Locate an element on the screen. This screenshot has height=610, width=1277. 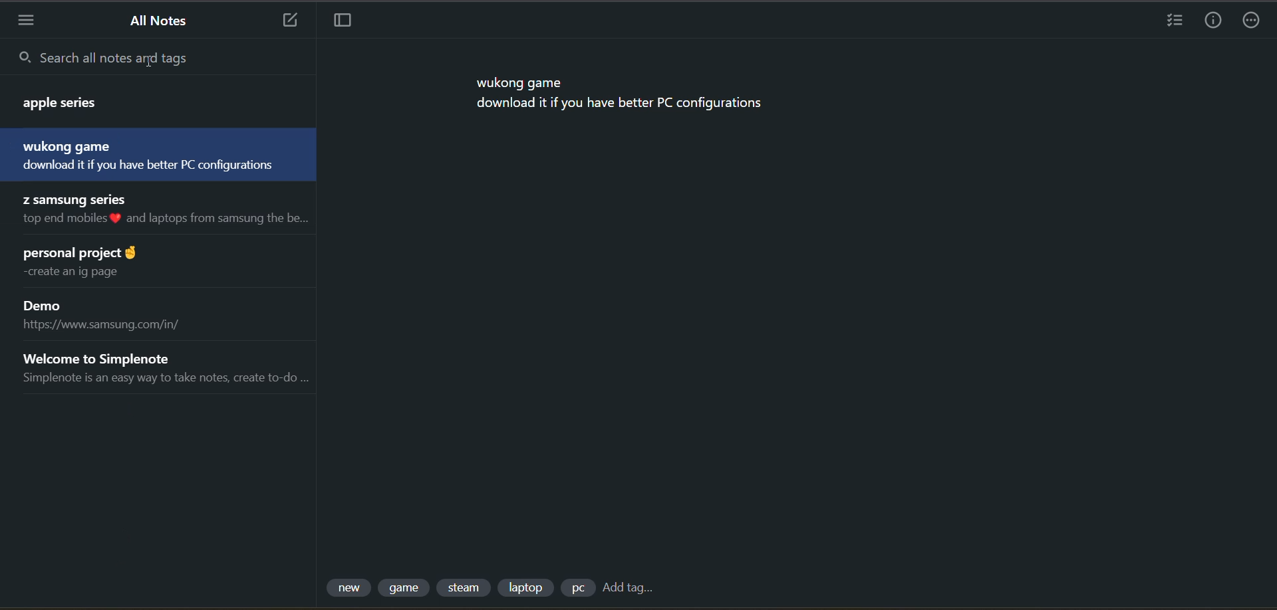
cursor is located at coordinates (148, 61).